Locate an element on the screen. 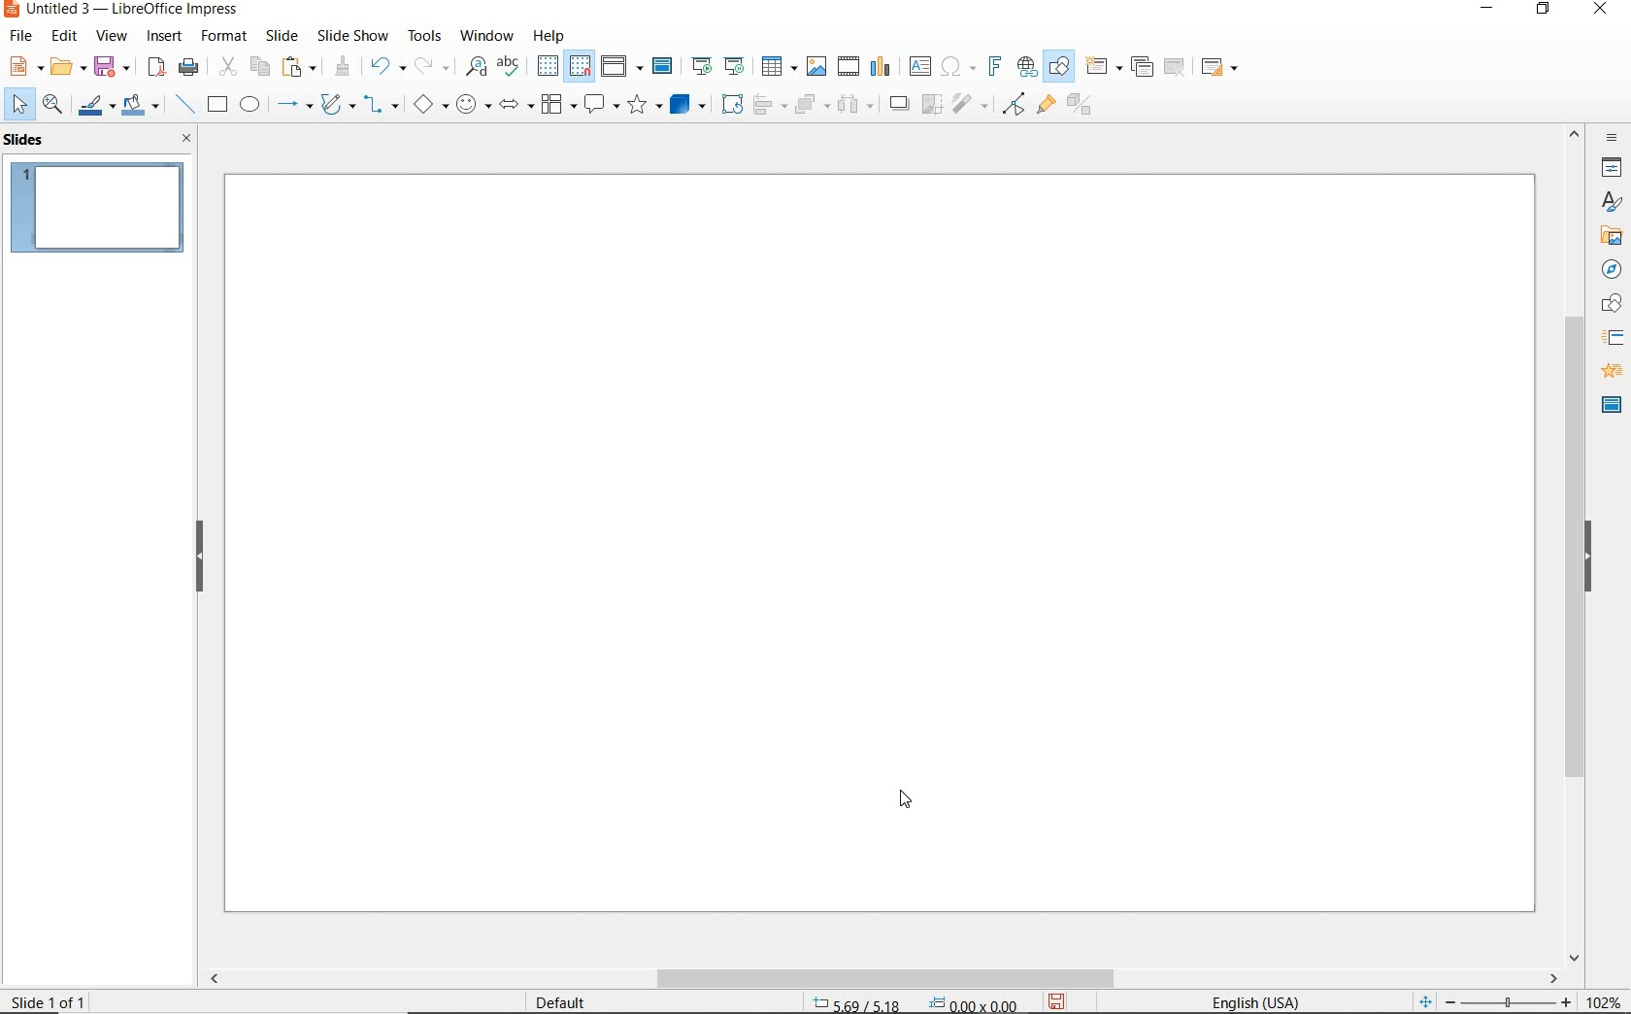 The width and height of the screenshot is (1631, 1014). TEXT LANGUAGE is located at coordinates (1256, 999).